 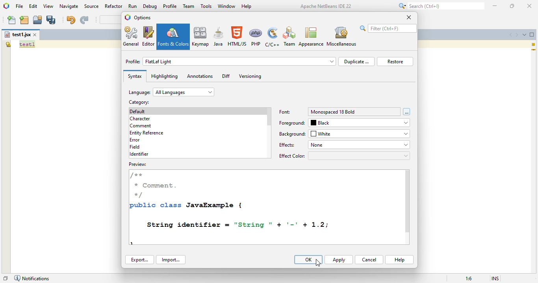 What do you see at coordinates (150, 6) in the screenshot?
I see `debug` at bounding box center [150, 6].